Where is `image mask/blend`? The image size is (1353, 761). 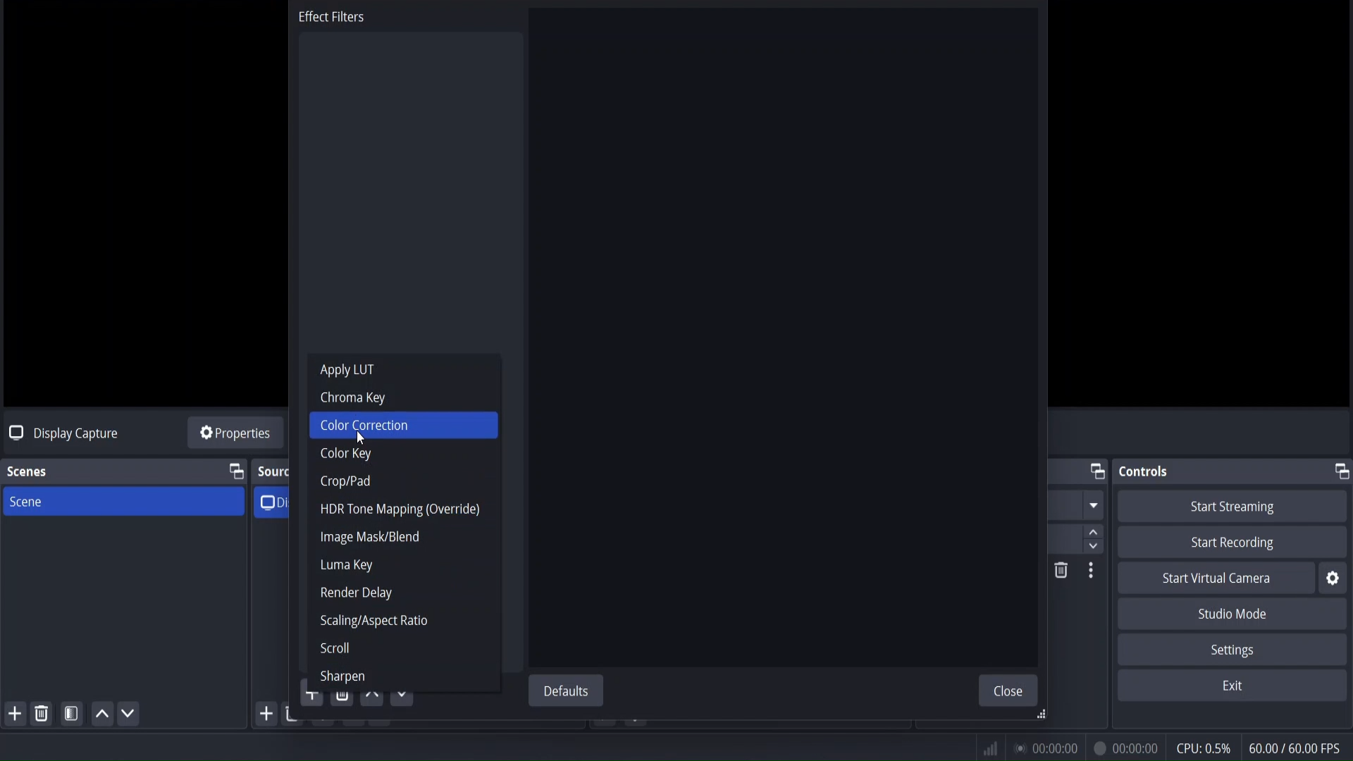 image mask/blend is located at coordinates (370, 537).